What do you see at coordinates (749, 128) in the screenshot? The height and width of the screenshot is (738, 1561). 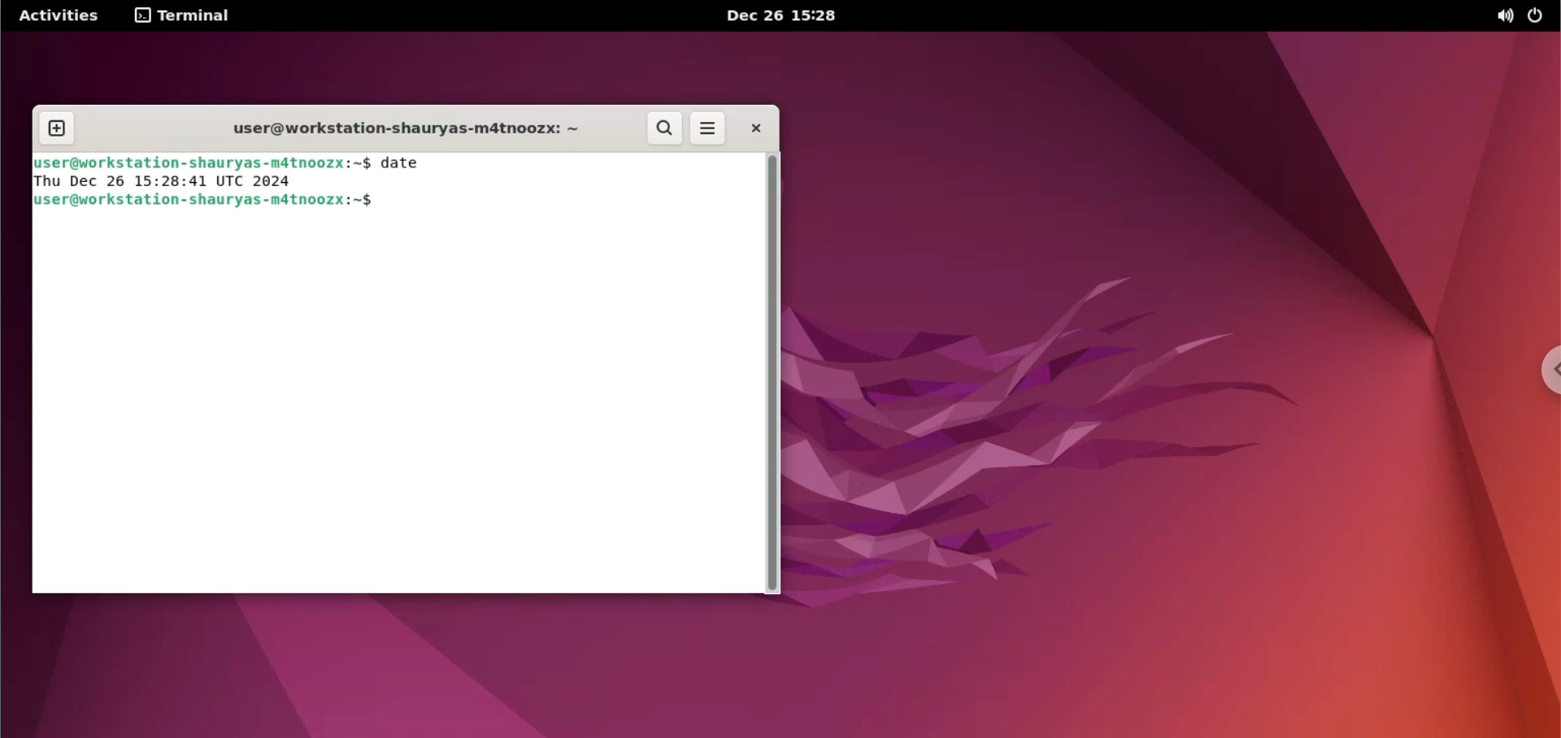 I see `close` at bounding box center [749, 128].